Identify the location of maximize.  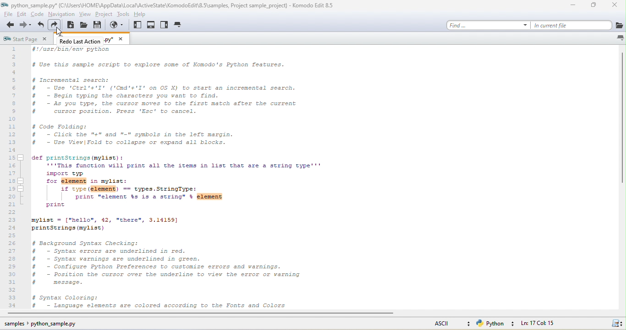
(595, 5).